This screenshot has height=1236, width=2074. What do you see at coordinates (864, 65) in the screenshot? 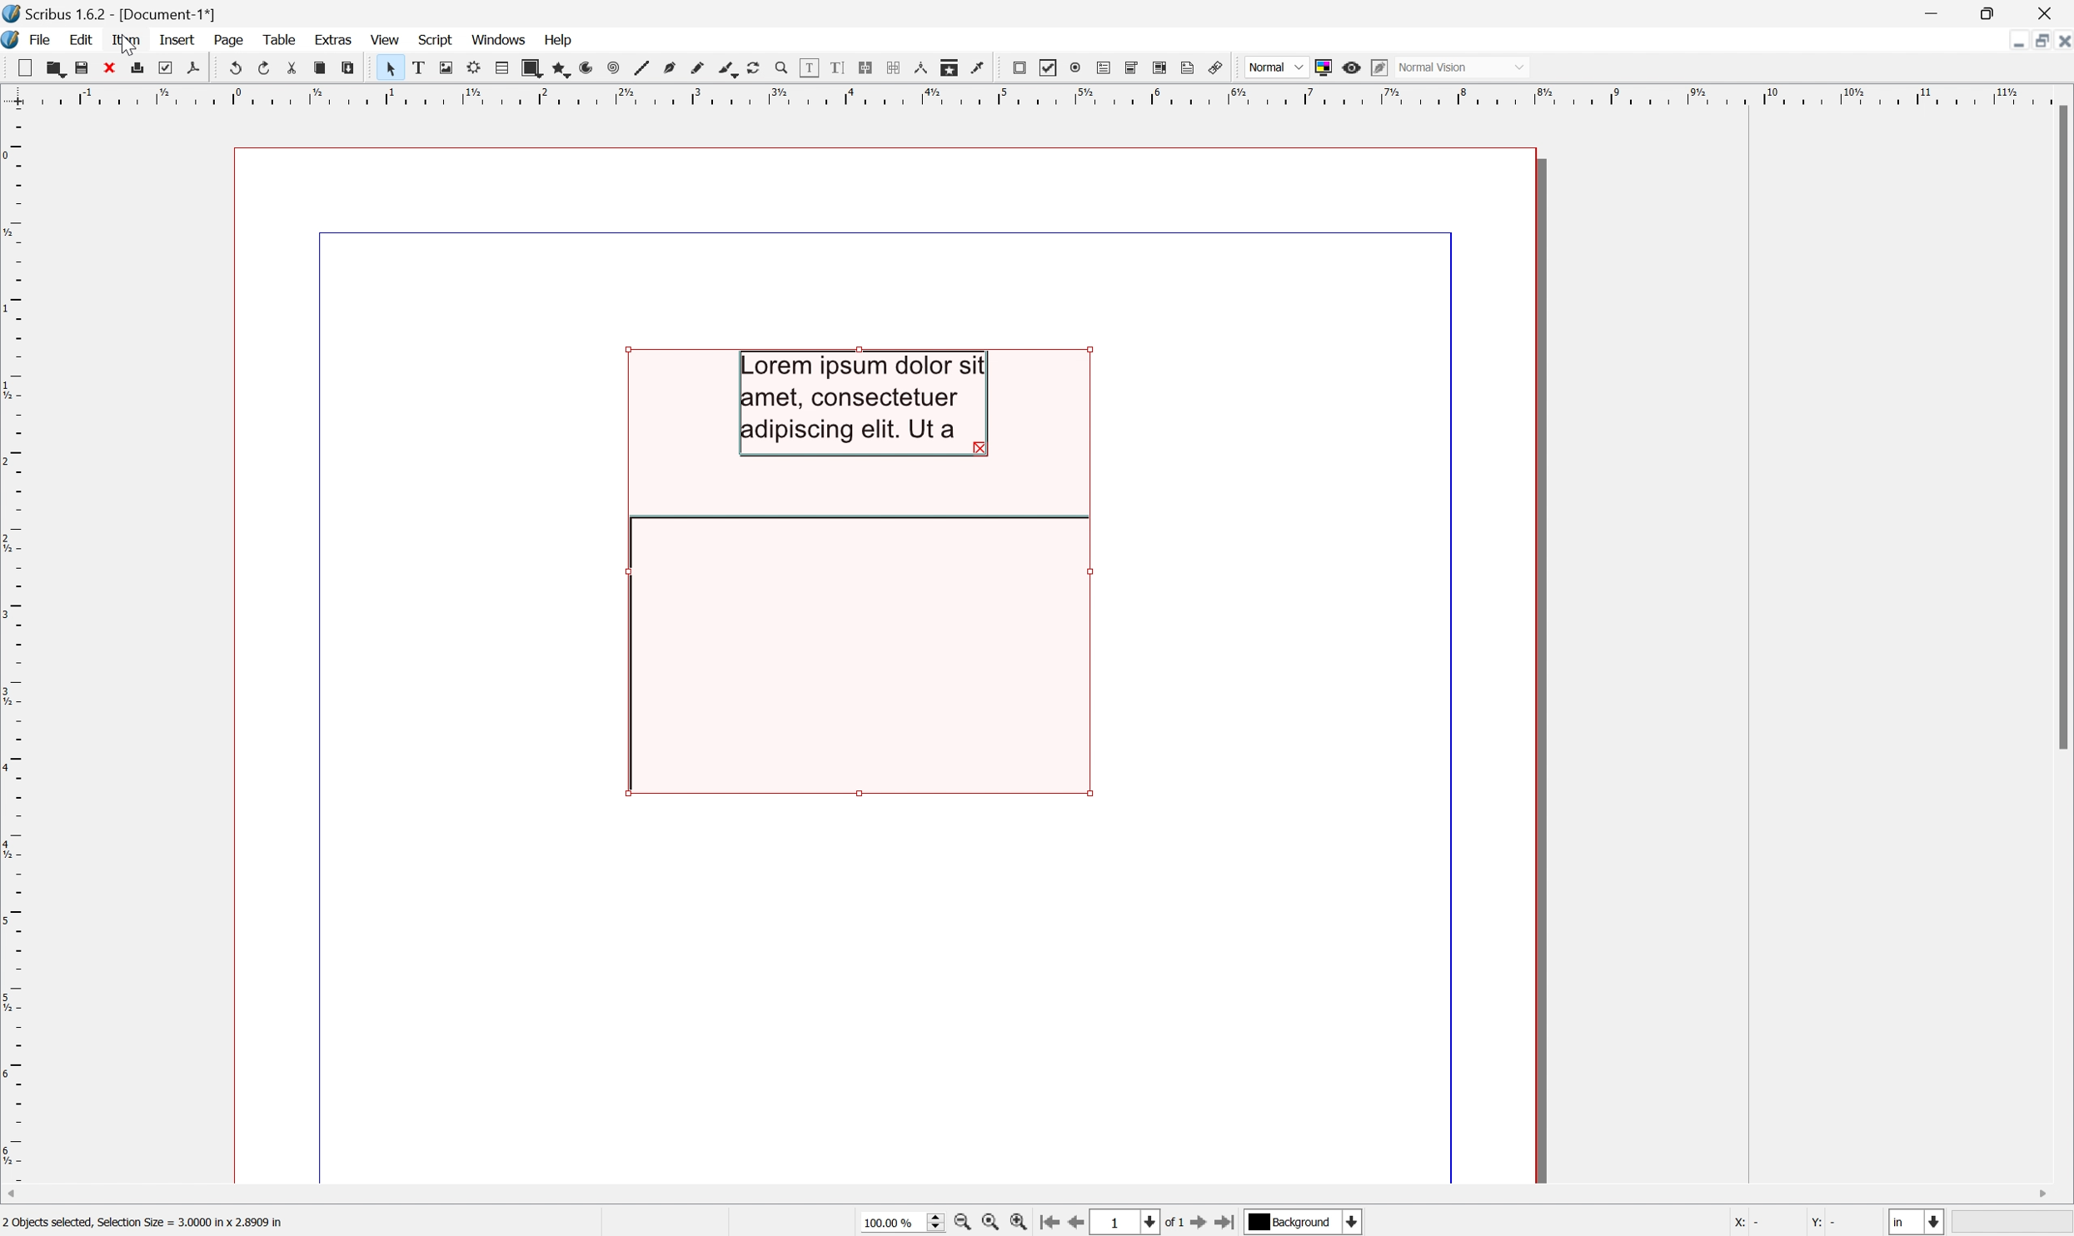
I see `Link text frames` at bounding box center [864, 65].